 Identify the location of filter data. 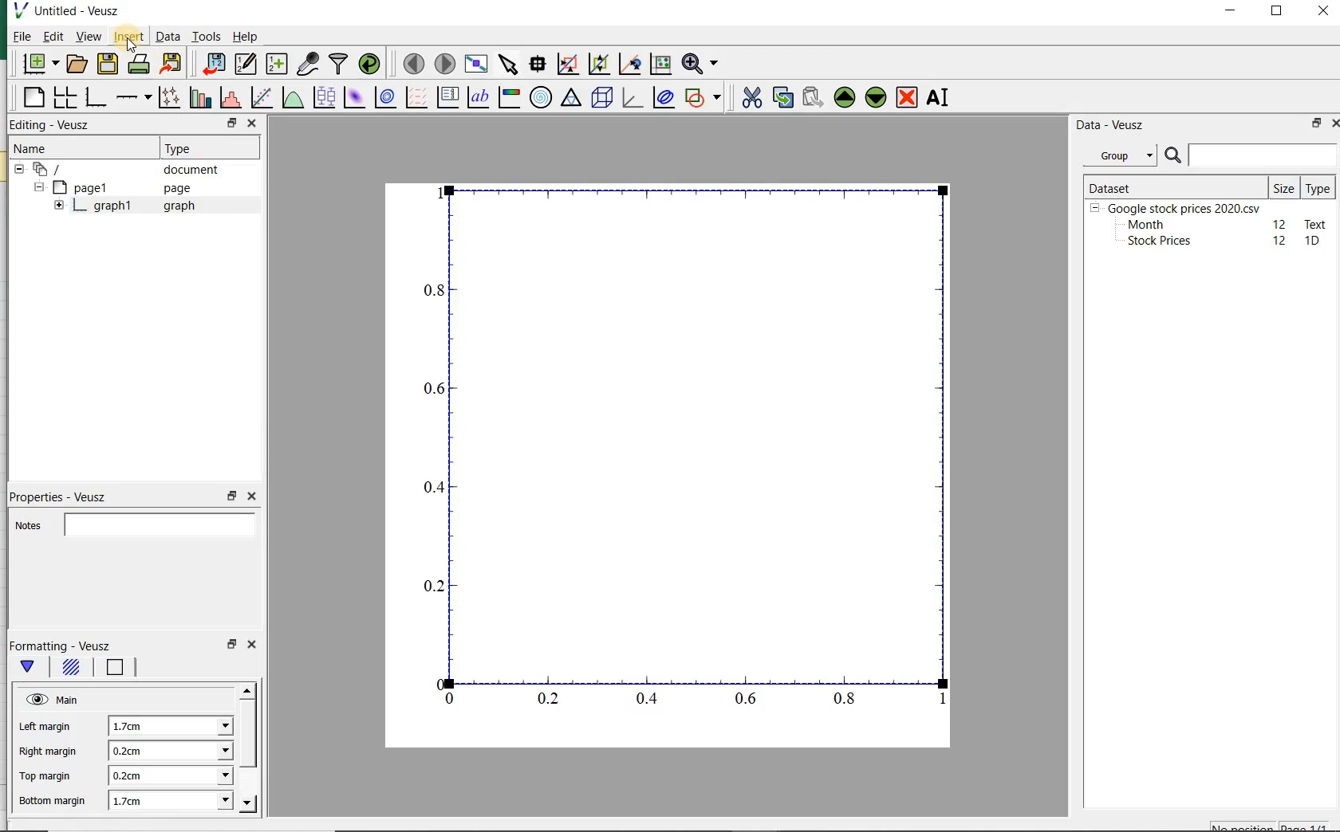
(339, 63).